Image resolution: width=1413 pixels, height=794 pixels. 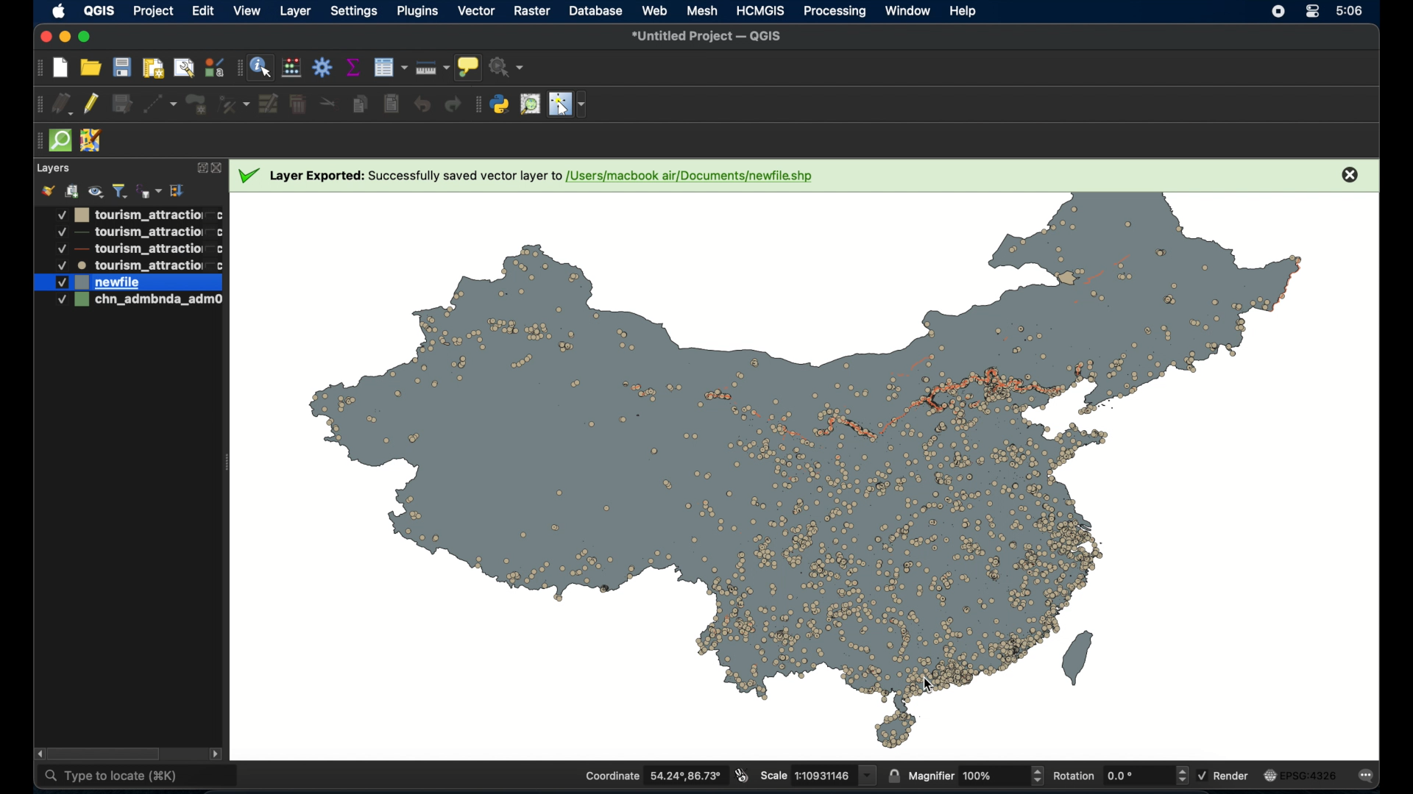 I want to click on show staistical summary, so click(x=353, y=67).